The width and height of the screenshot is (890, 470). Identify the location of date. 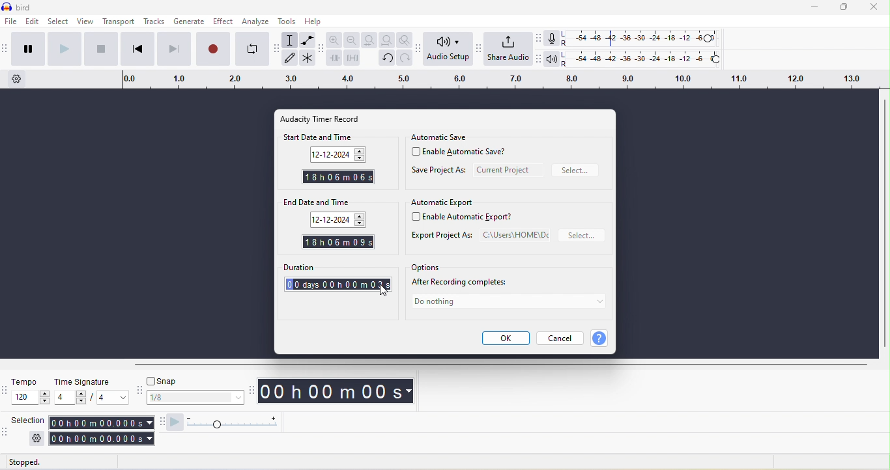
(336, 155).